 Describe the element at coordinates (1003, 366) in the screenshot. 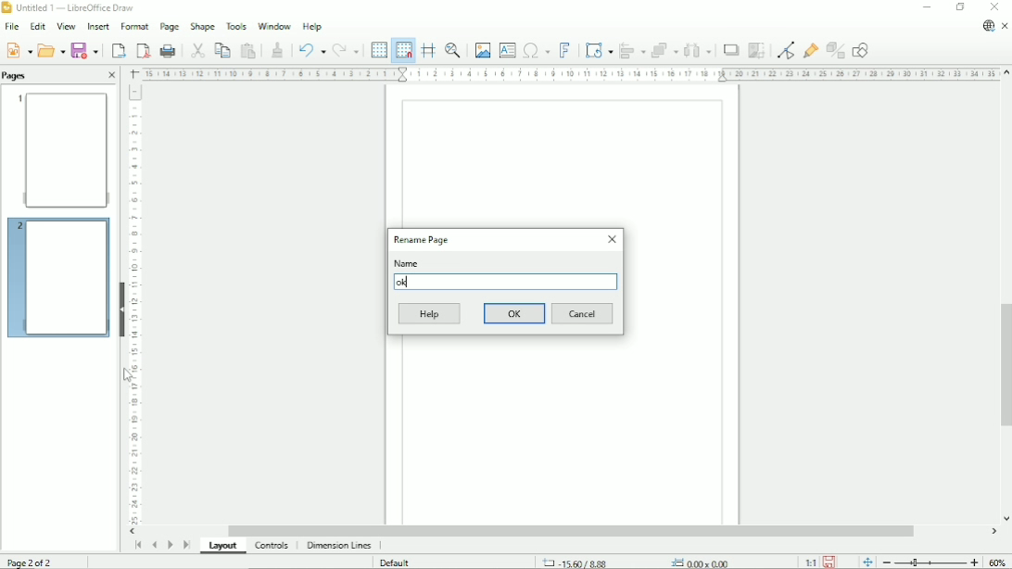

I see `Vertical scrollbar` at that location.